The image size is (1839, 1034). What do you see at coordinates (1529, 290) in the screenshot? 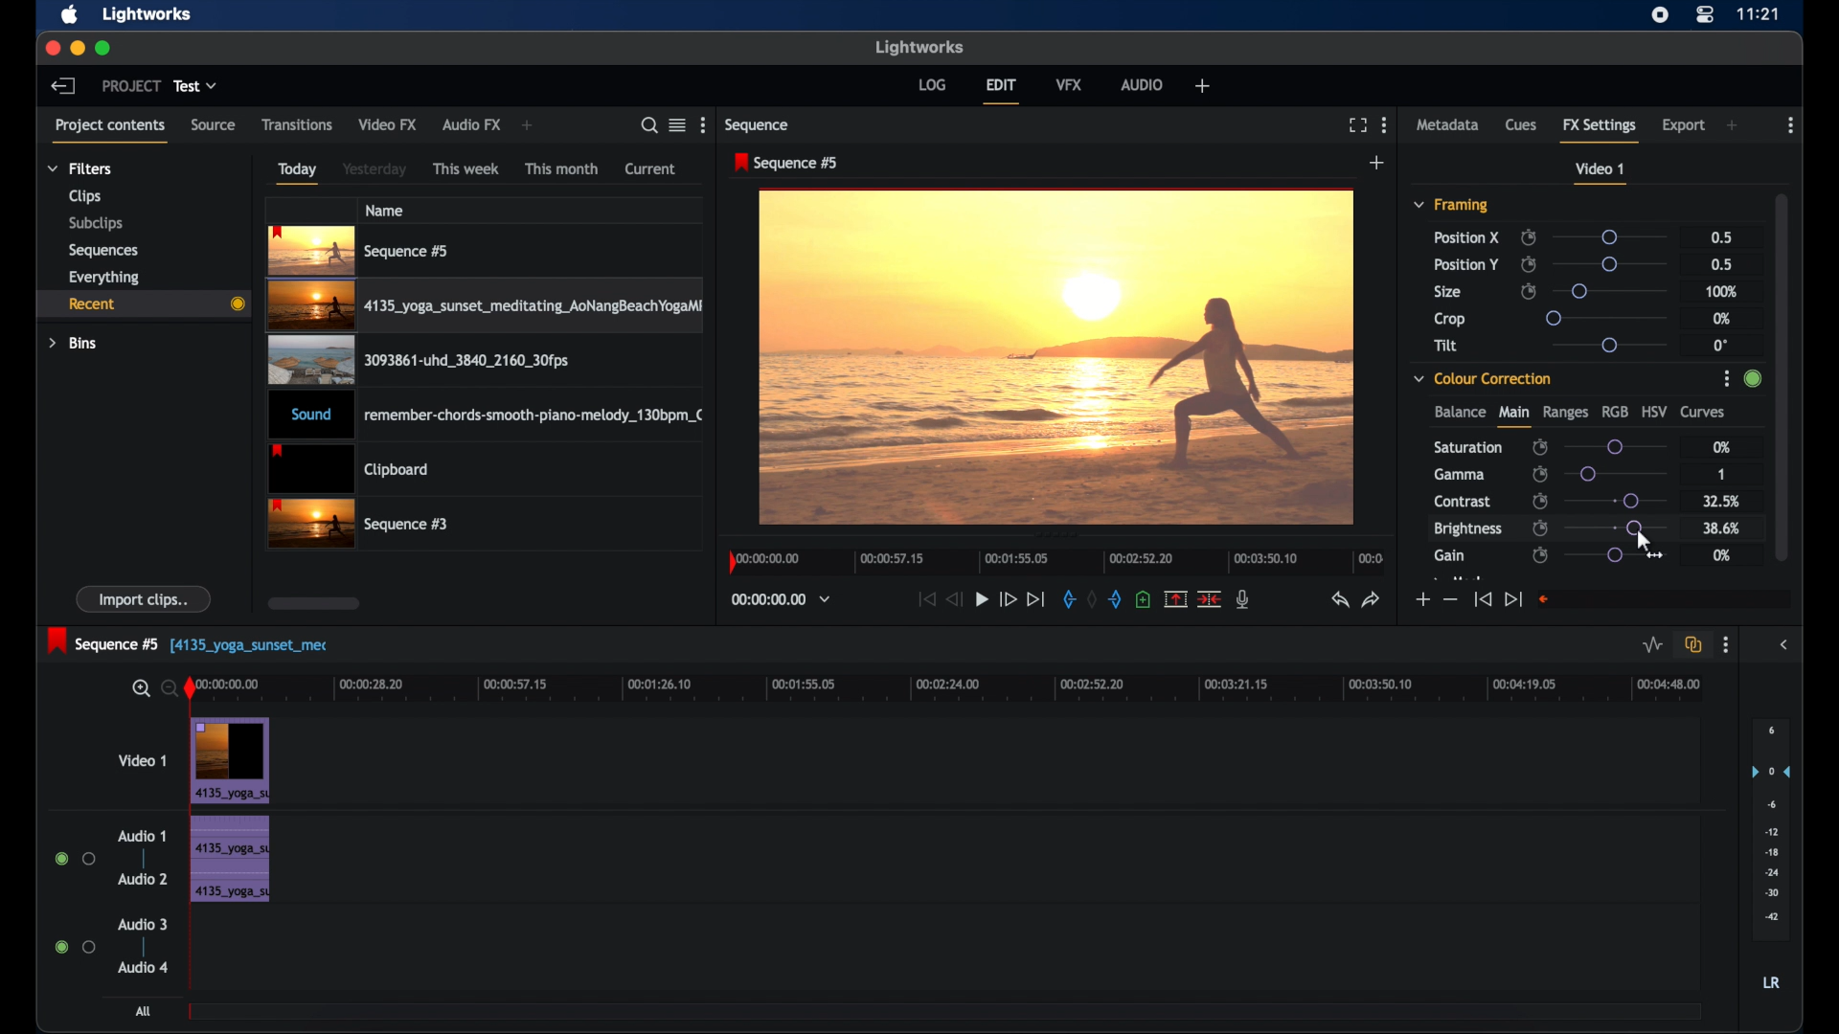
I see `enable/disable keyframes` at bounding box center [1529, 290].